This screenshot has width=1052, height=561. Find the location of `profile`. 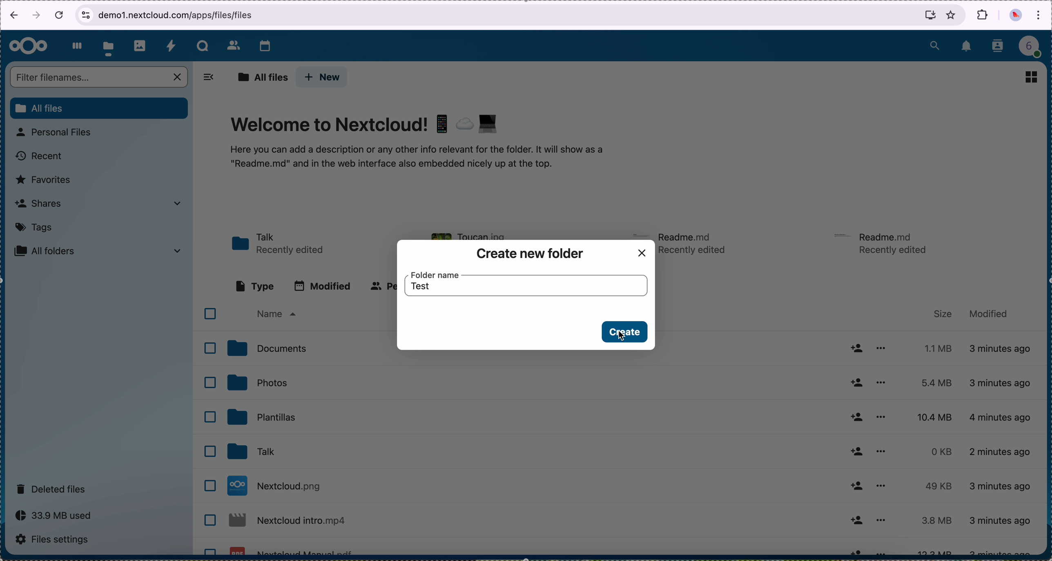

profile is located at coordinates (1035, 49).